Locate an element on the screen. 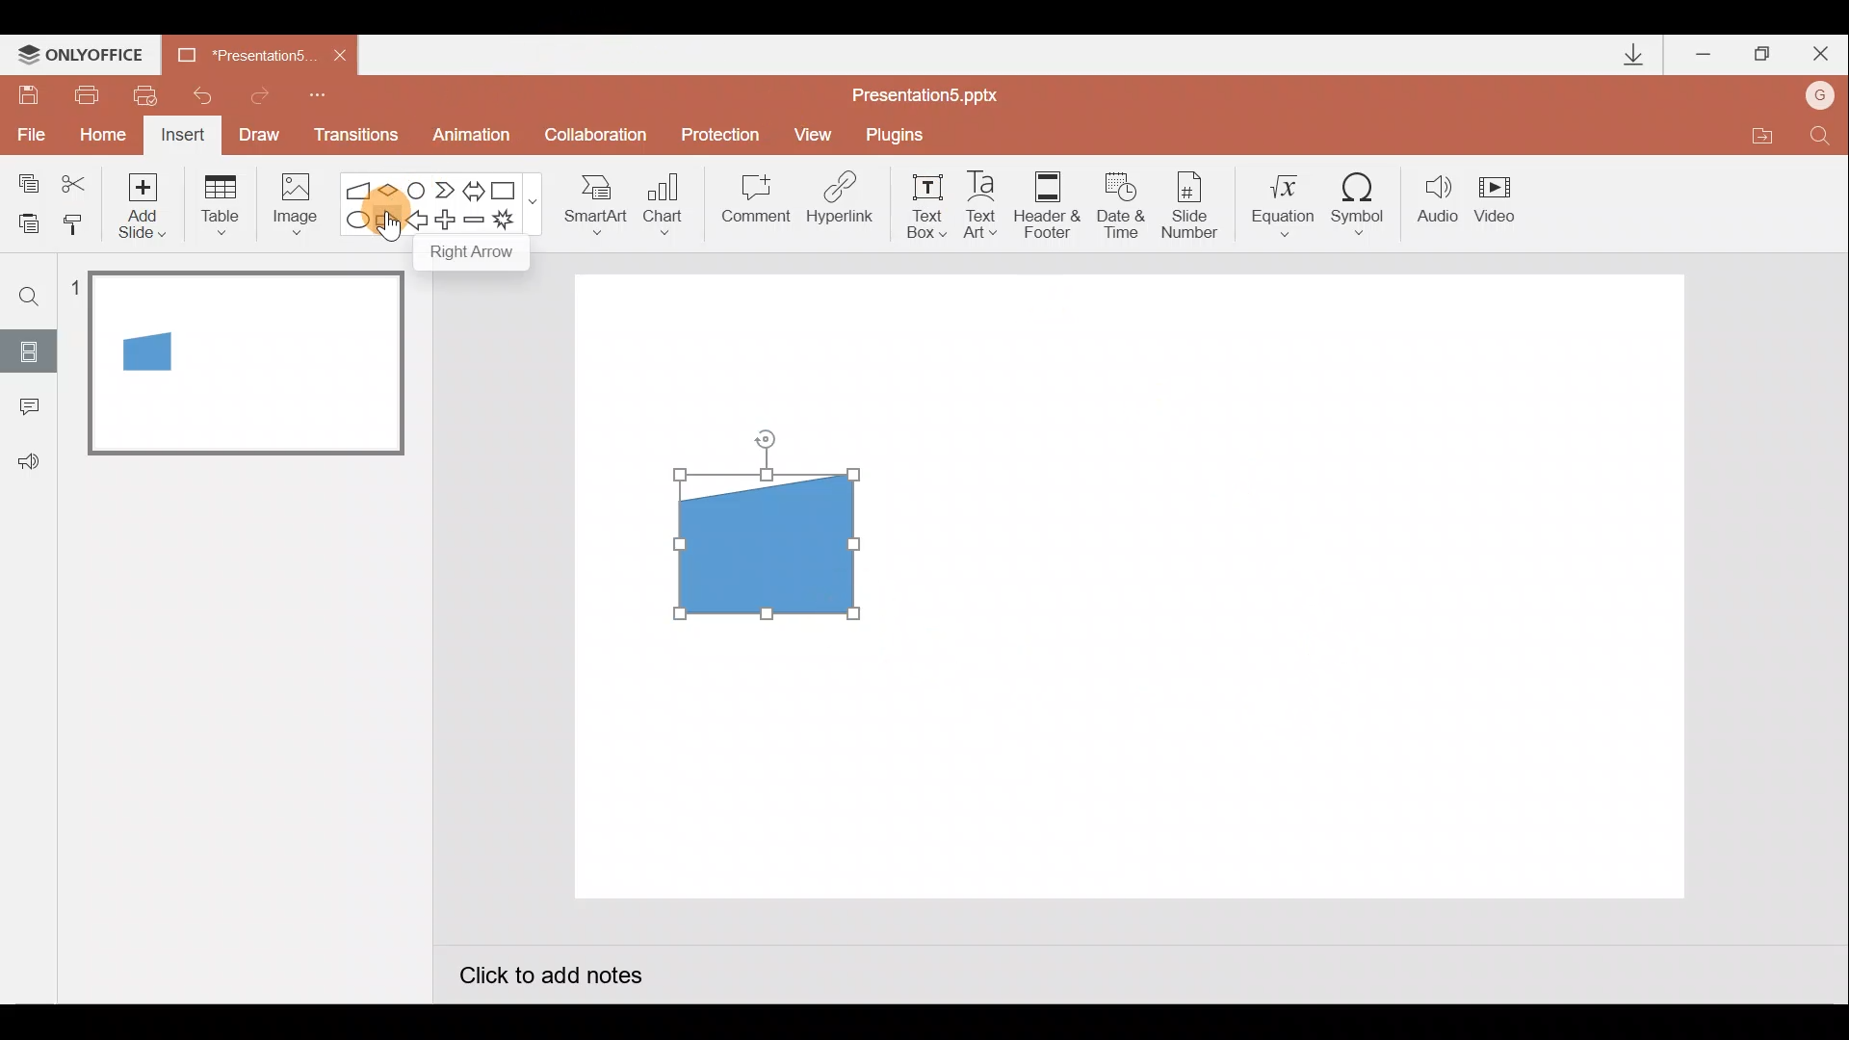 The height and width of the screenshot is (1040, 1849). Left right arrow is located at coordinates (476, 187).